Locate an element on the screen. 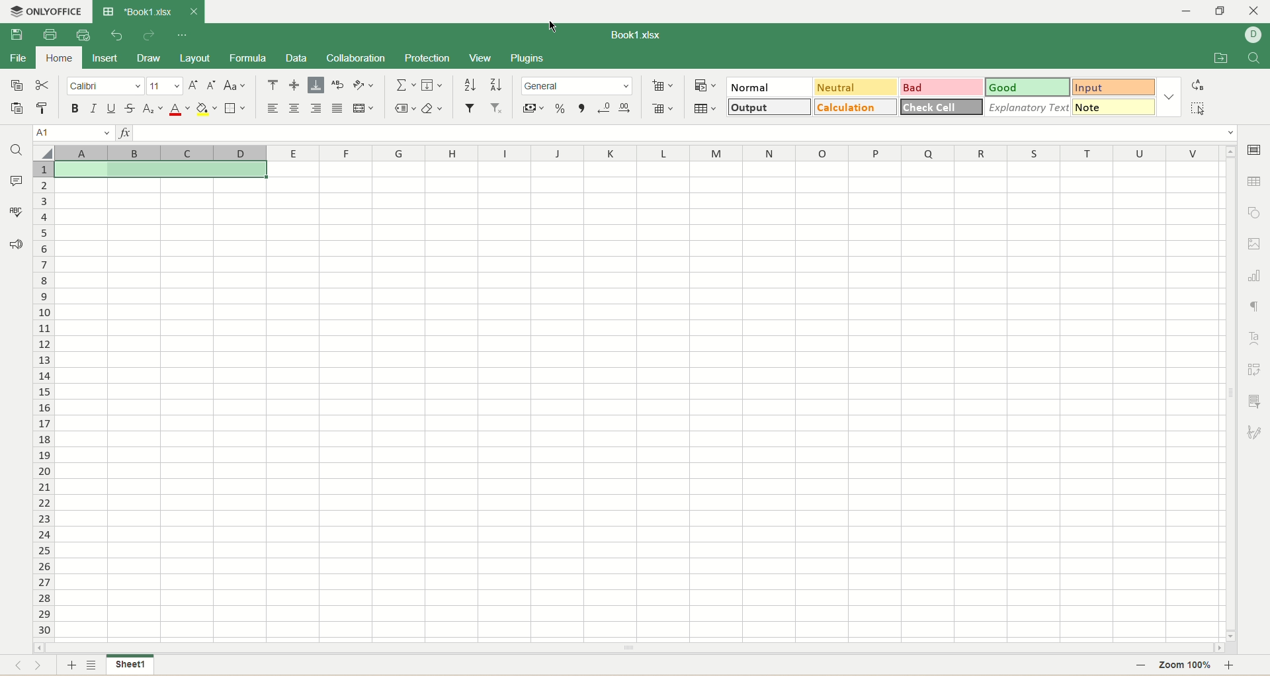  increase size is located at coordinates (194, 85).